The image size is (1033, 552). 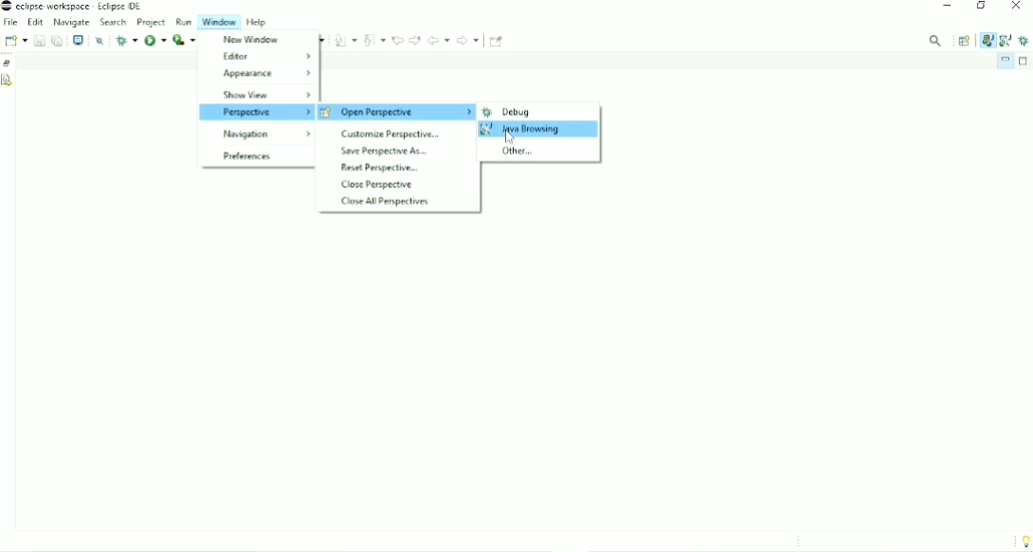 I want to click on Debug, so click(x=126, y=40).